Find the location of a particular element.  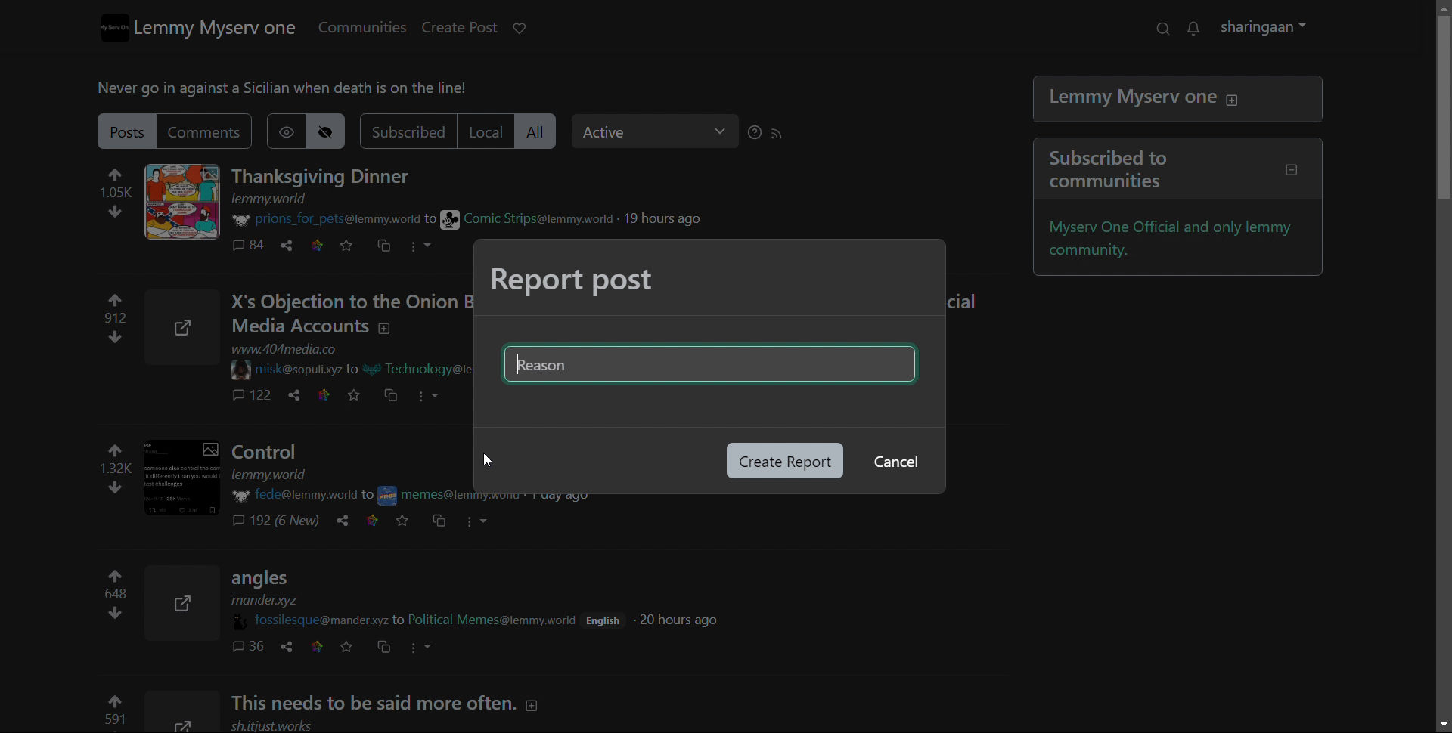

comments is located at coordinates (215, 133).